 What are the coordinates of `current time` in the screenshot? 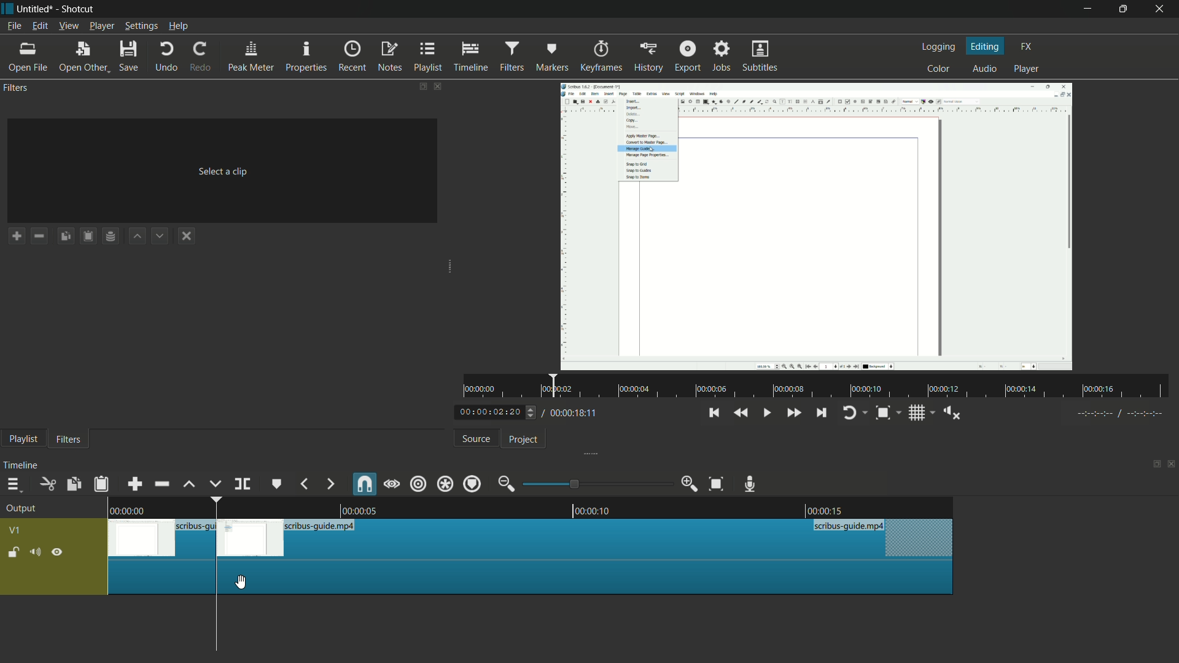 It's located at (488, 413).